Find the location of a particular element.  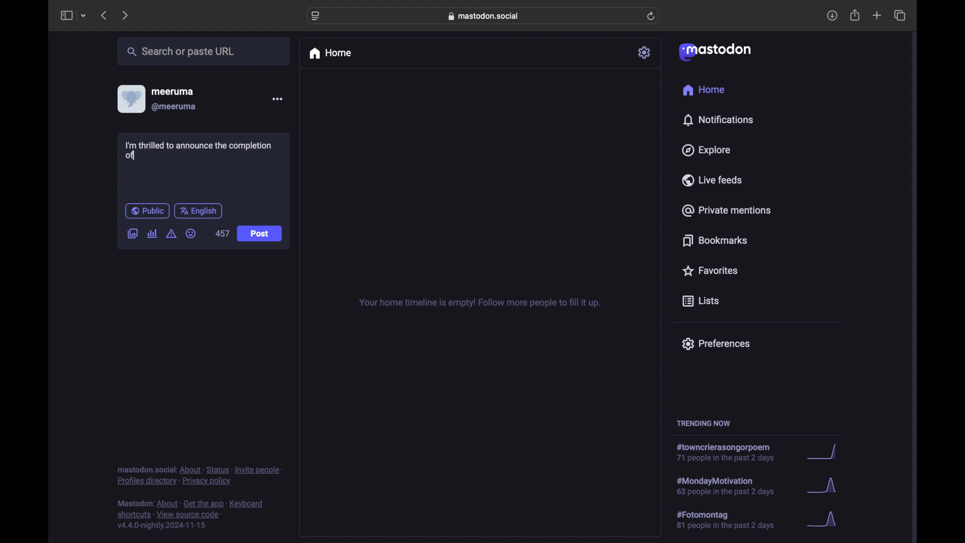

private mentions is located at coordinates (726, 210).